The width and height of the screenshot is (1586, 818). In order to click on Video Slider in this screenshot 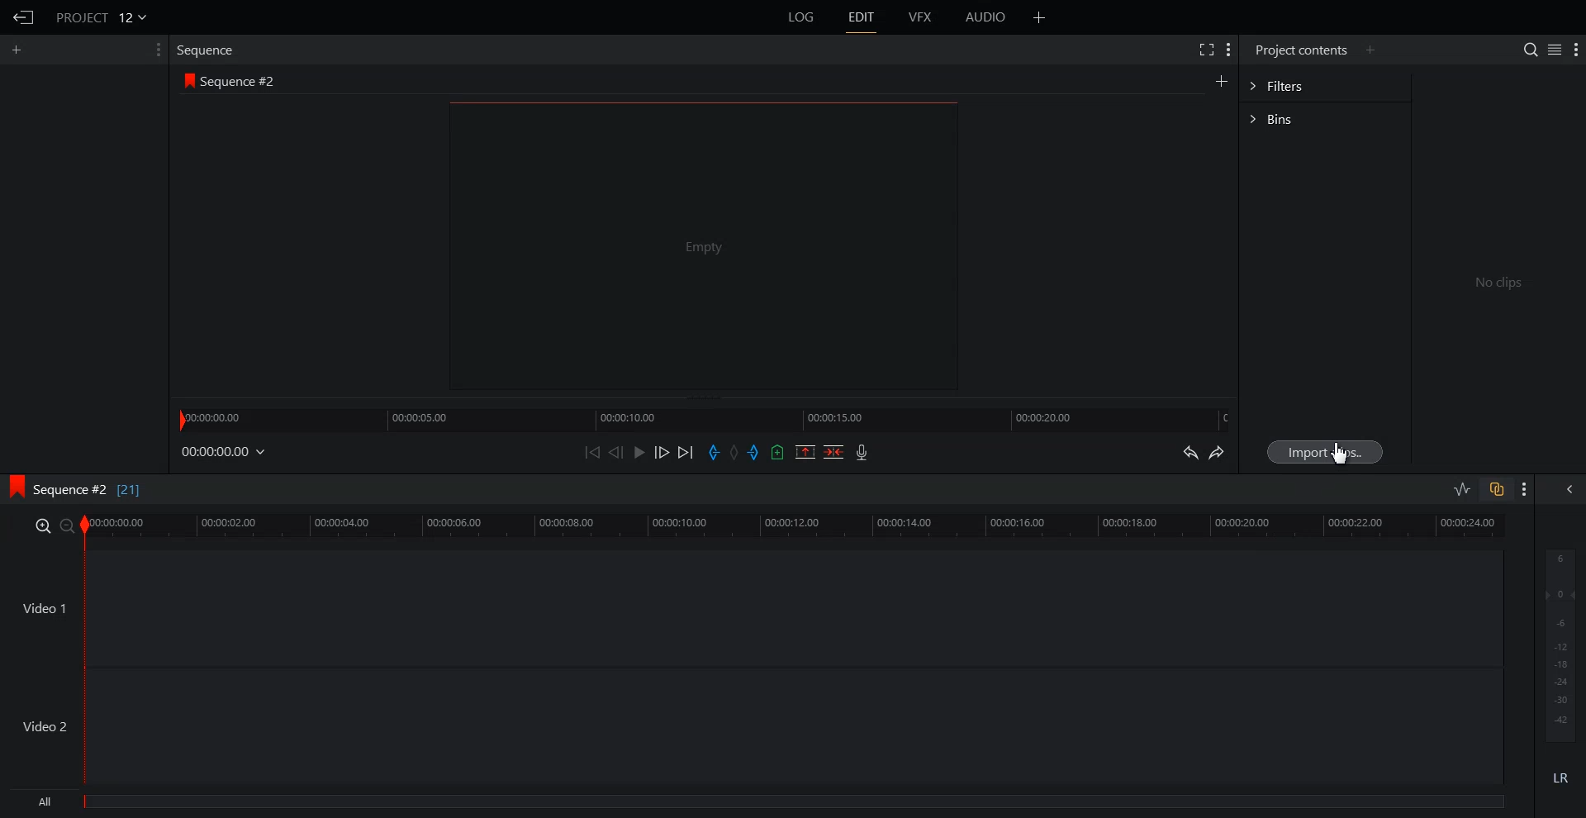, I will do `click(803, 526)`.